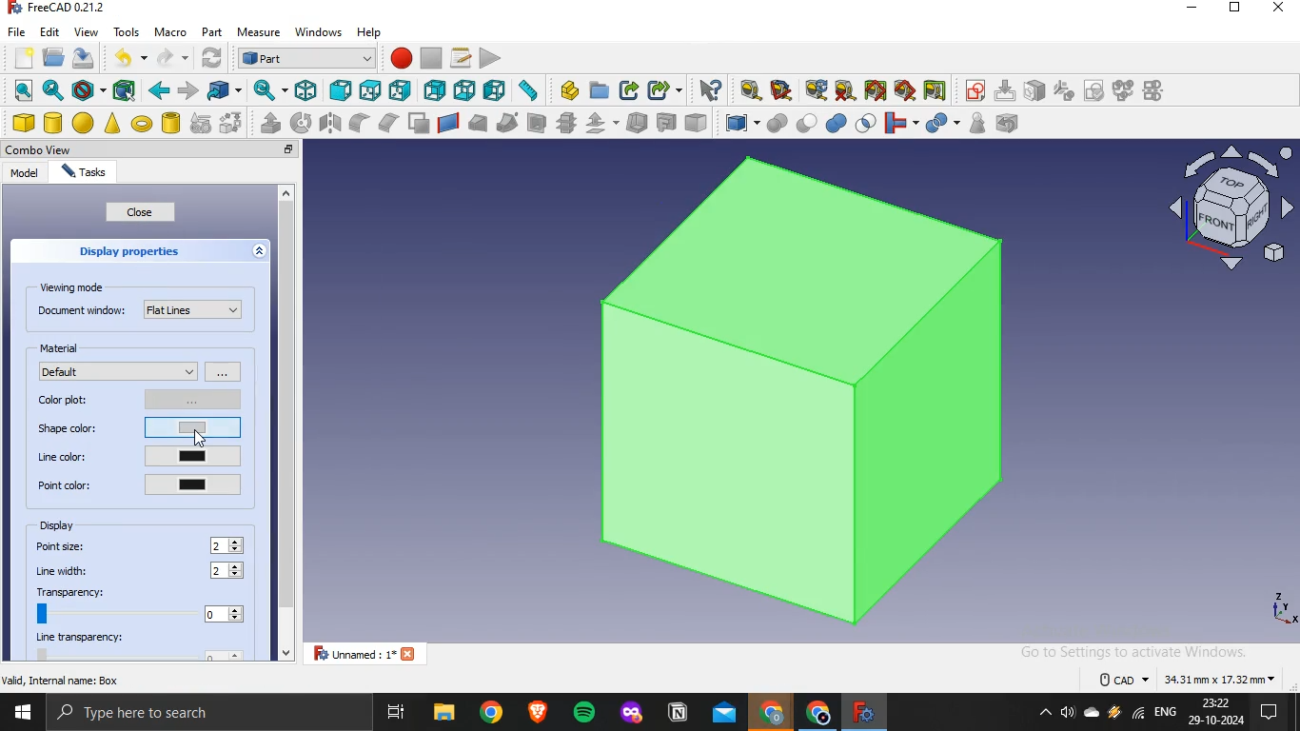 The height and width of the screenshot is (731, 1300). I want to click on point size, so click(63, 545).